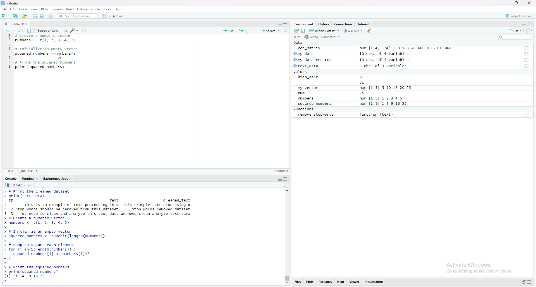 Image resolution: width=536 pixels, height=287 pixels. I want to click on Document outline, so click(286, 30).